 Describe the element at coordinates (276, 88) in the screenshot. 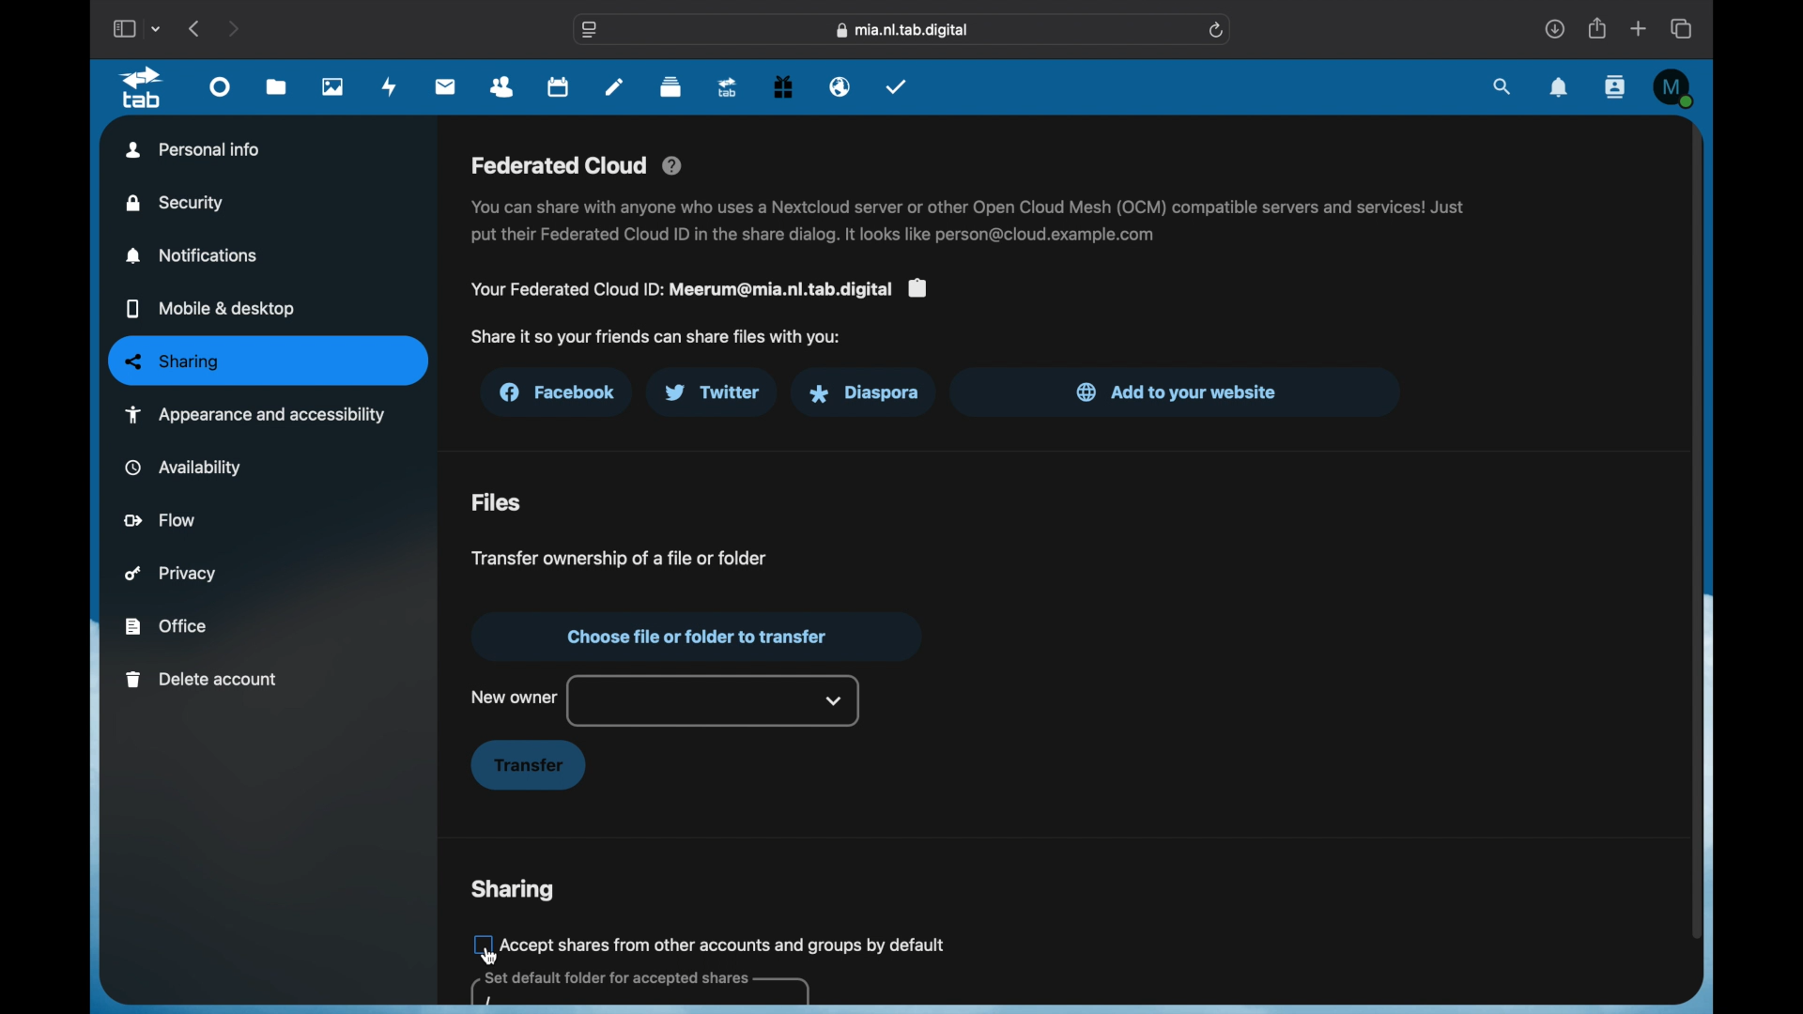

I see `files` at that location.